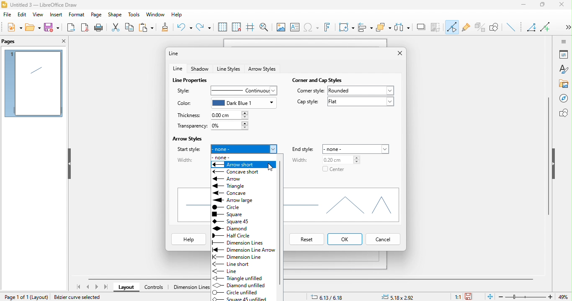 This screenshot has height=301, width=572. I want to click on transformation, so click(346, 27).